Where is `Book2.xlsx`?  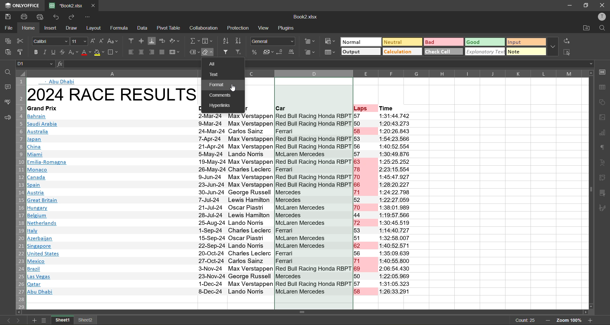 Book2.xlsx is located at coordinates (305, 17).